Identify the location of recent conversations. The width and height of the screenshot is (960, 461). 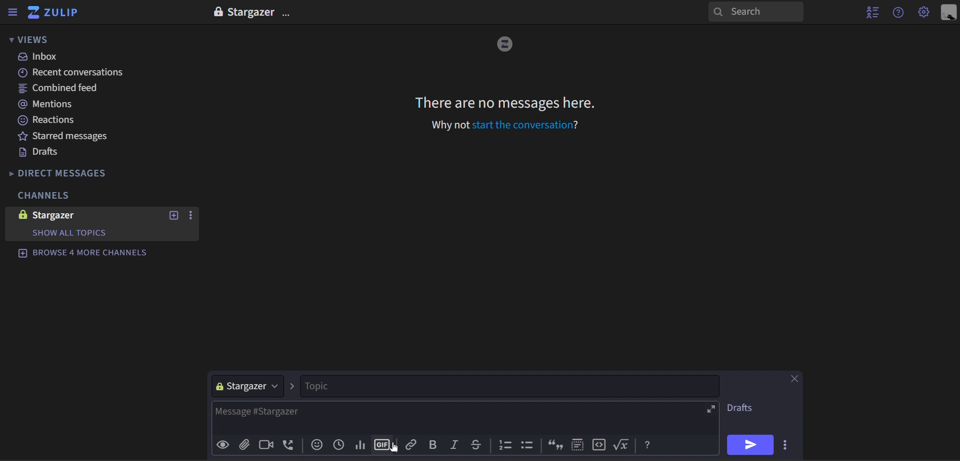
(75, 72).